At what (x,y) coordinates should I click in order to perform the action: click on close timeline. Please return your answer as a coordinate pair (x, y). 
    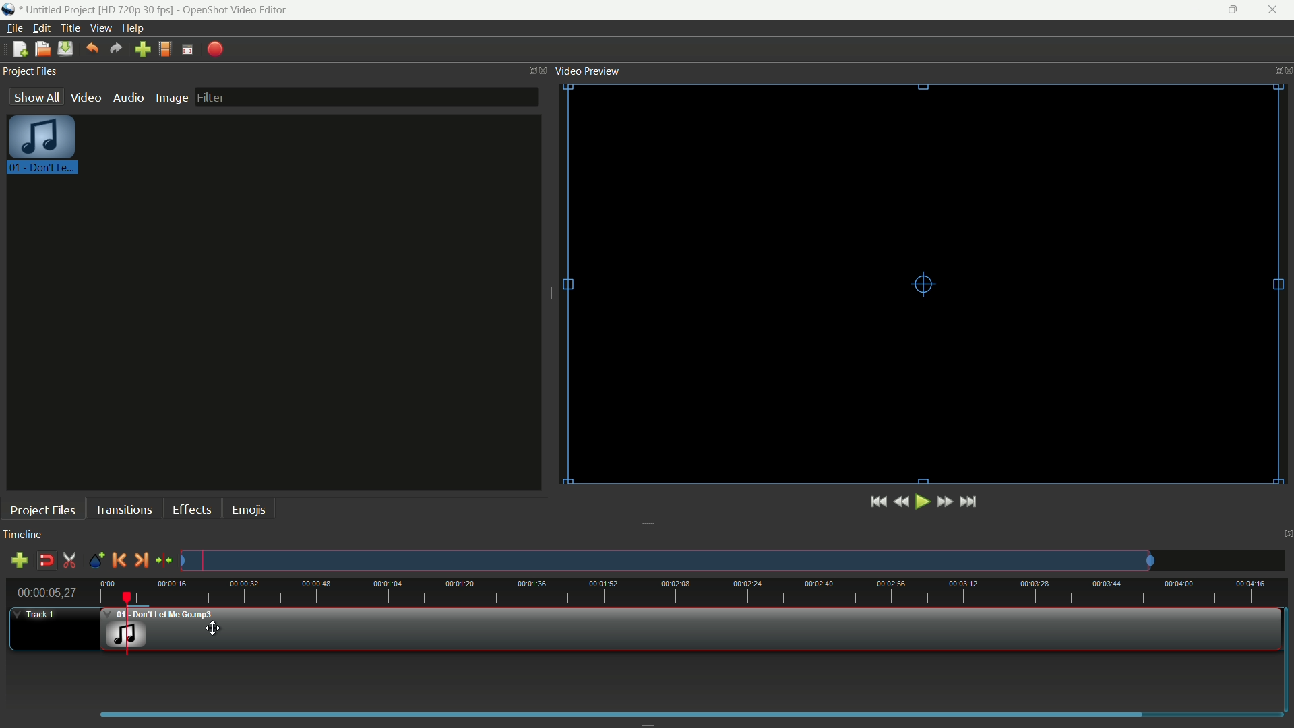
    Looking at the image, I should click on (1286, 536).